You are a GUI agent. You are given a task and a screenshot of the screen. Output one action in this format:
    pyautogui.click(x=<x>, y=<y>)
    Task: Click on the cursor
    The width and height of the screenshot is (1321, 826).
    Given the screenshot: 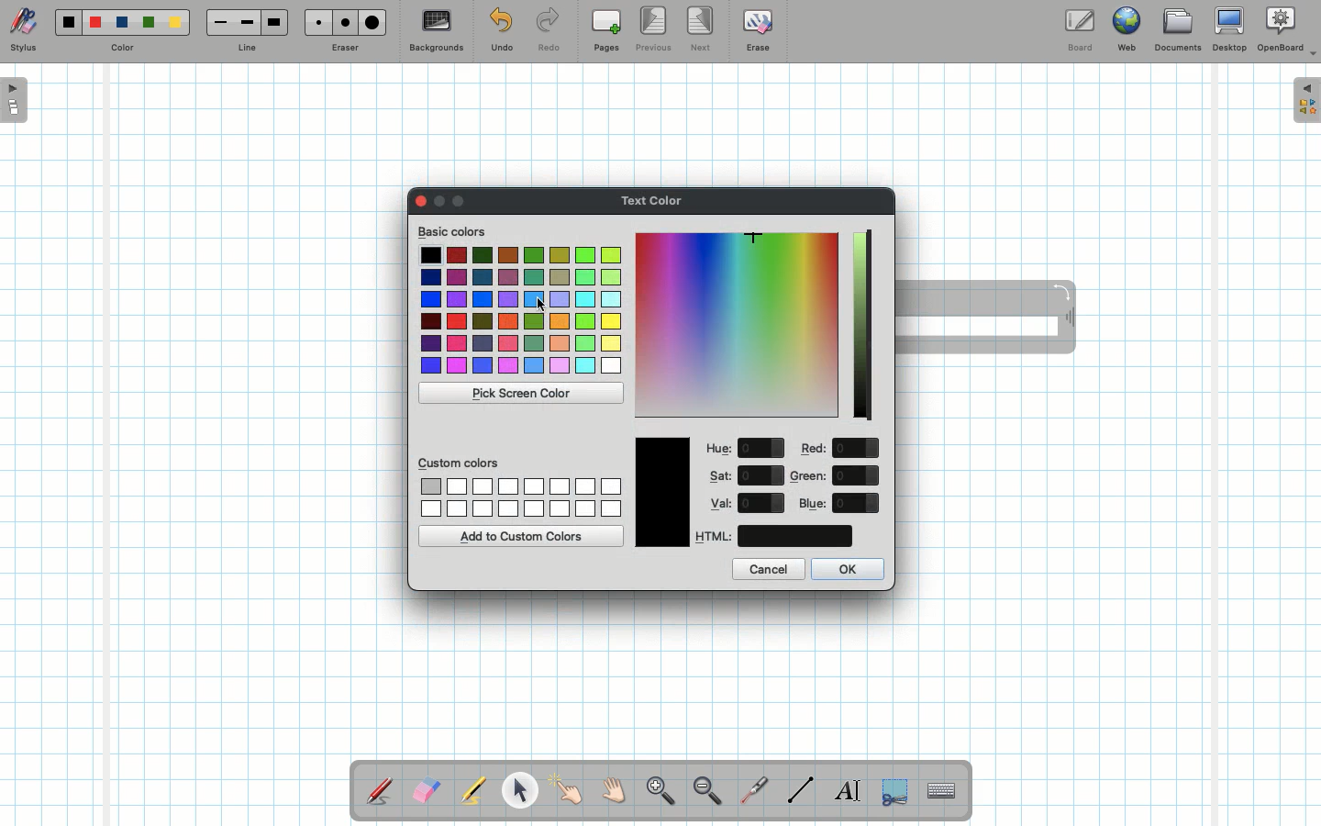 What is the action you would take?
    pyautogui.click(x=542, y=303)
    